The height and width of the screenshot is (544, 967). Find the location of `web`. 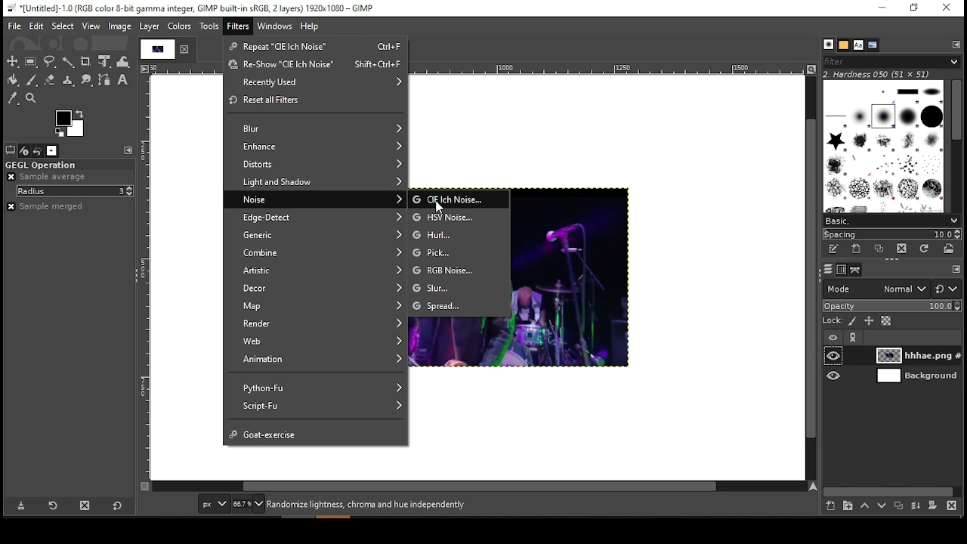

web is located at coordinates (318, 342).